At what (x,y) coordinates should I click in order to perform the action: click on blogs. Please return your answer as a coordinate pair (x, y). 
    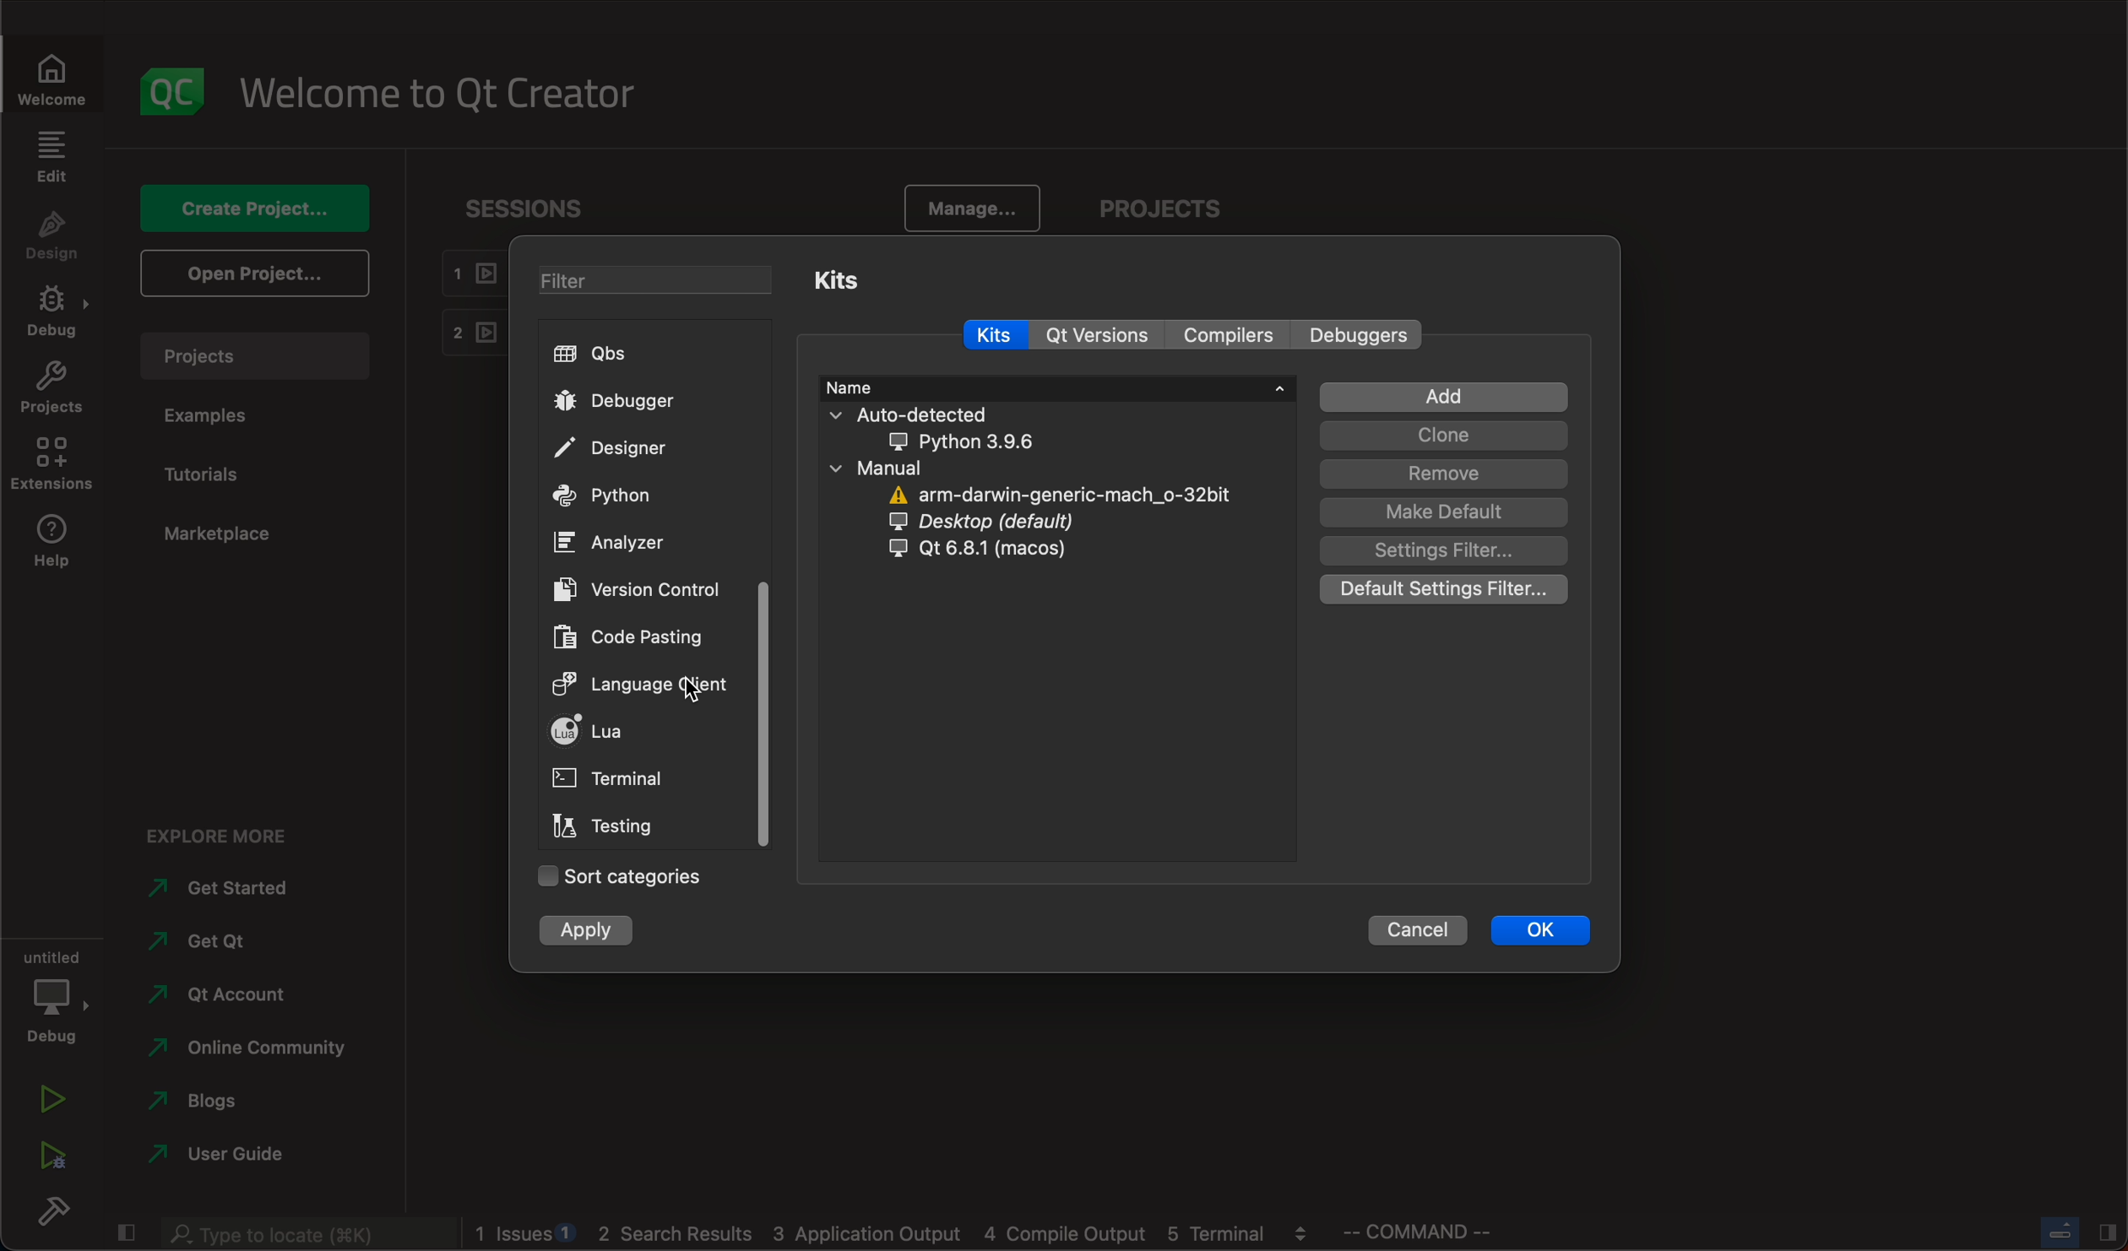
    Looking at the image, I should click on (244, 1102).